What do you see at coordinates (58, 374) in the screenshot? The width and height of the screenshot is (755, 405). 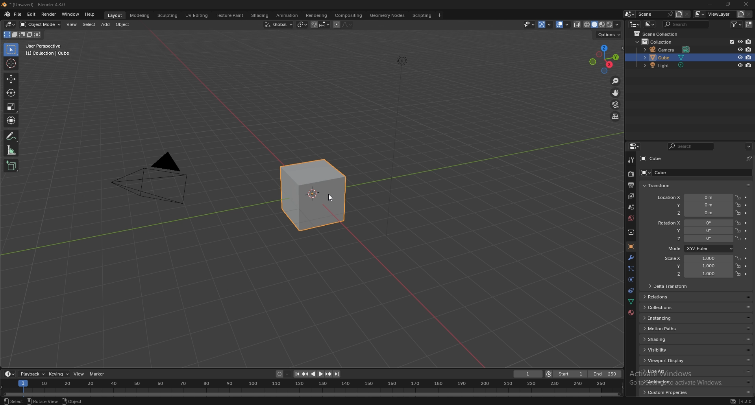 I see `keying` at bounding box center [58, 374].